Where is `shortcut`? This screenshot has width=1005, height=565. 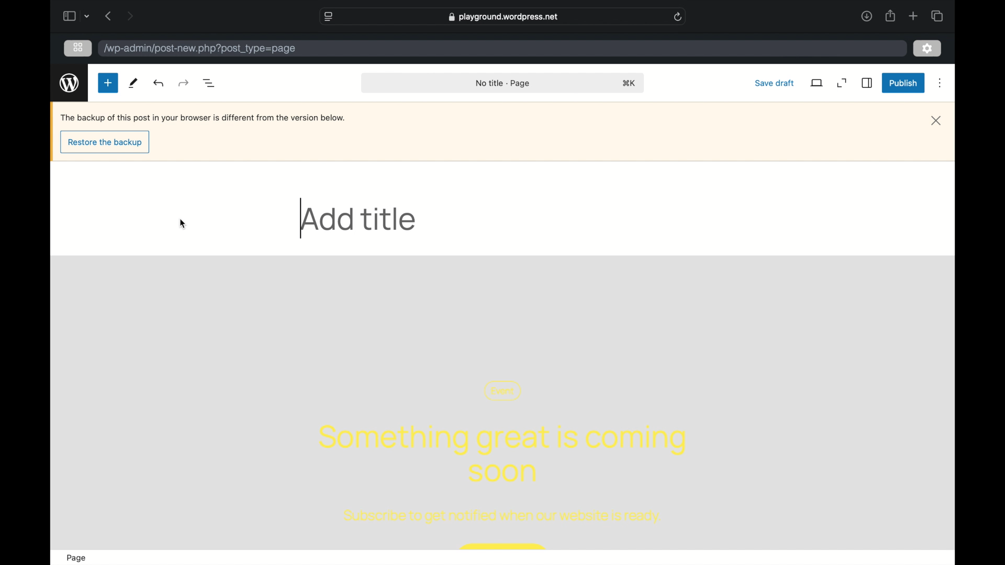
shortcut is located at coordinates (629, 83).